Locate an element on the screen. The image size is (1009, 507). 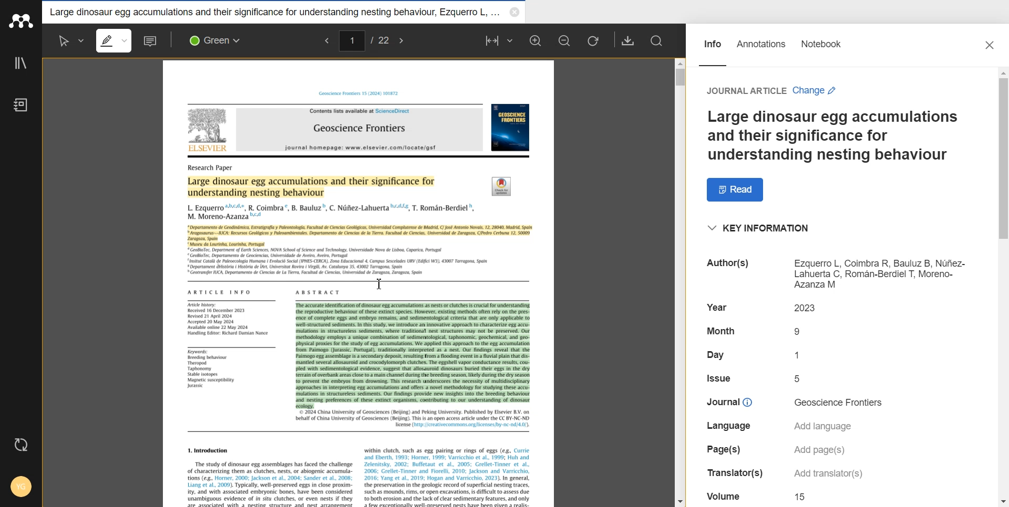
text is located at coordinates (801, 354).